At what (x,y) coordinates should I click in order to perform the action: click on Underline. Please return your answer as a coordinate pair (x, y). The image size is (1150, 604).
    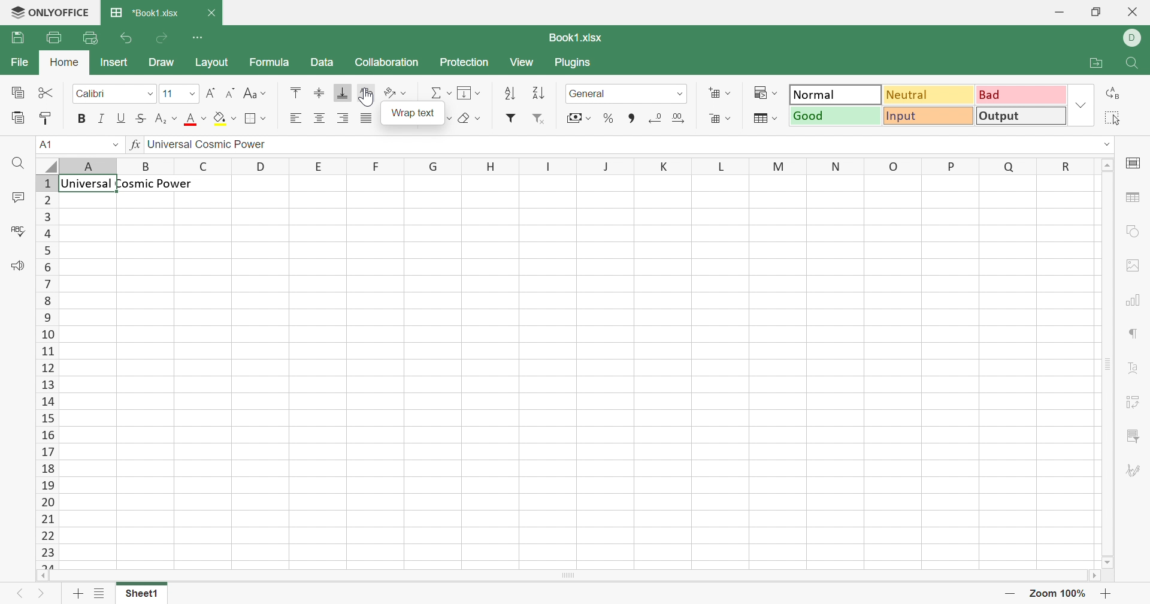
    Looking at the image, I should click on (120, 118).